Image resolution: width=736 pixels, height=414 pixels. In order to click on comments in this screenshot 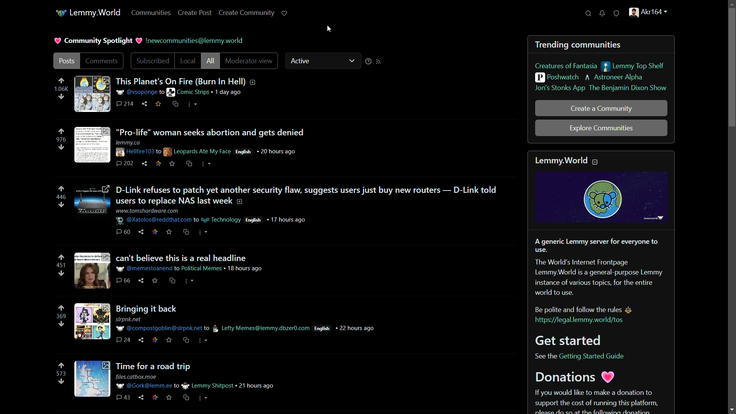, I will do `click(102, 60)`.